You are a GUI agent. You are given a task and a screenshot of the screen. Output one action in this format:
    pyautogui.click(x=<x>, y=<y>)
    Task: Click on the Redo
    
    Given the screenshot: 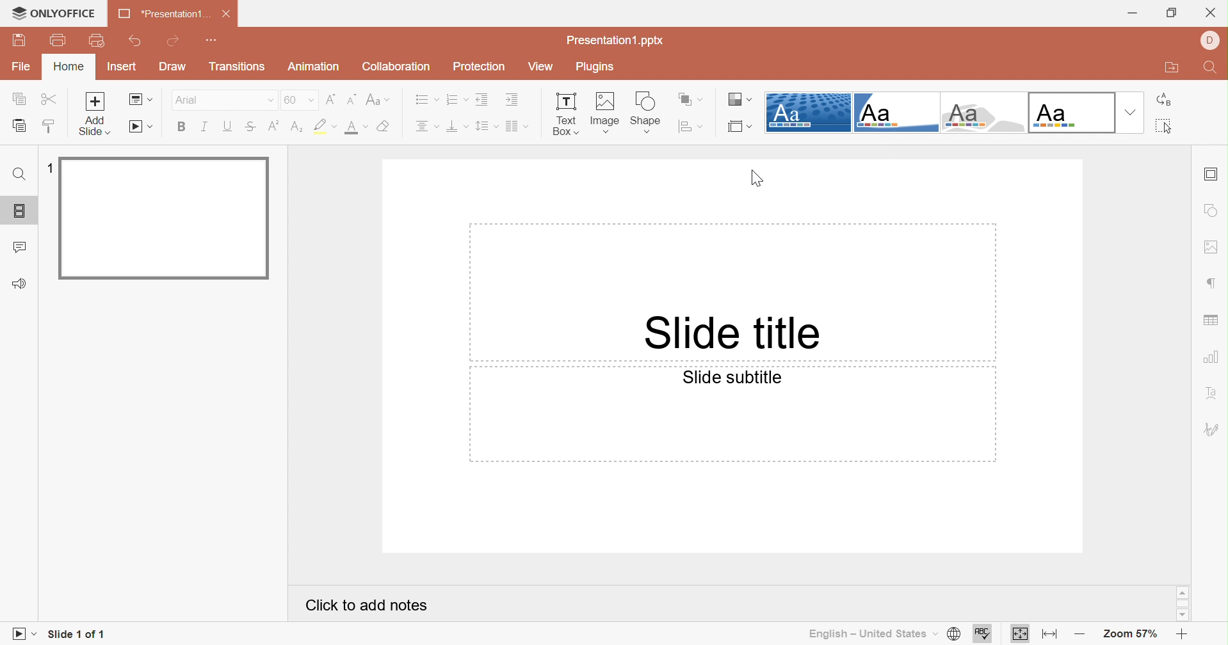 What is the action you would take?
    pyautogui.click(x=174, y=42)
    